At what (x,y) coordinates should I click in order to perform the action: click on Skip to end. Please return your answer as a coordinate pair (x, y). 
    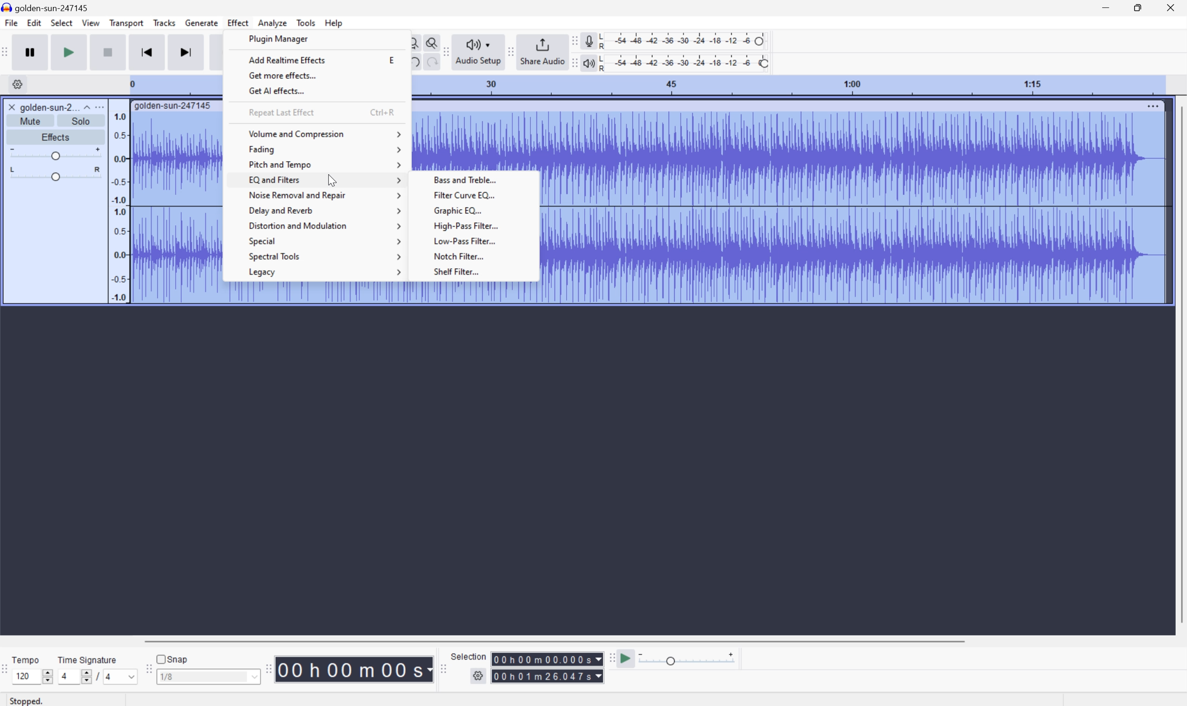
    Looking at the image, I should click on (187, 51).